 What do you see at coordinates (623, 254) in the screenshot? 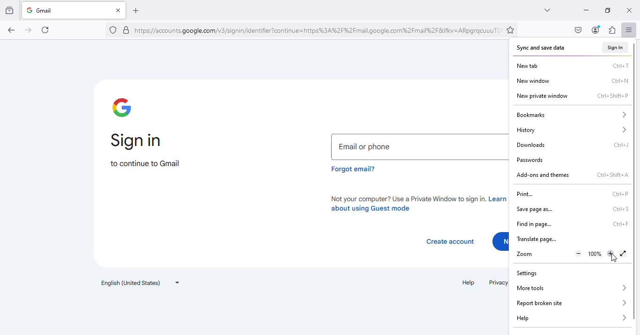
I see `display the window in full screen` at bounding box center [623, 254].